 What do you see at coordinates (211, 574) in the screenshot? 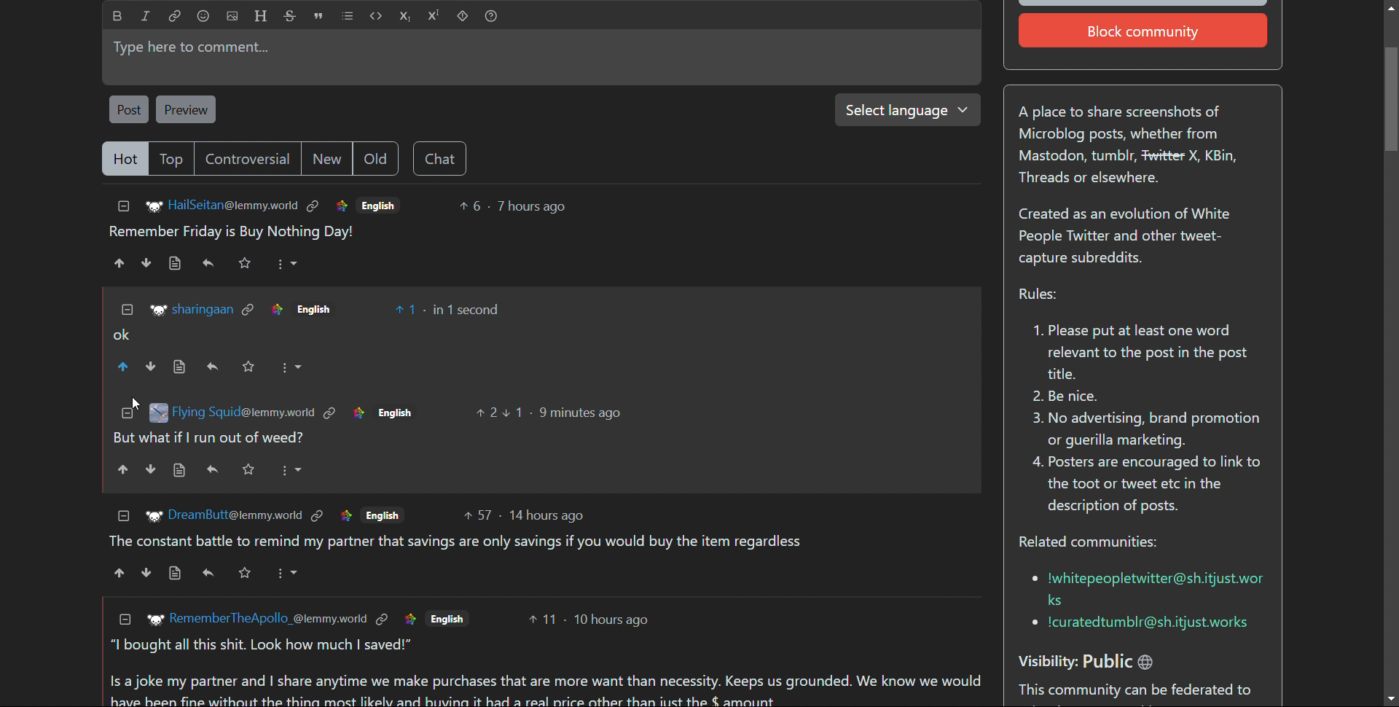
I see `reply` at bounding box center [211, 574].